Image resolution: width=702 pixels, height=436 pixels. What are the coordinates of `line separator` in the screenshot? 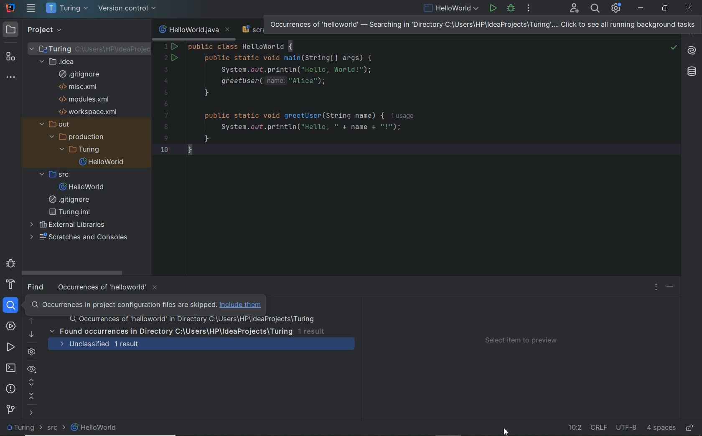 It's located at (600, 428).